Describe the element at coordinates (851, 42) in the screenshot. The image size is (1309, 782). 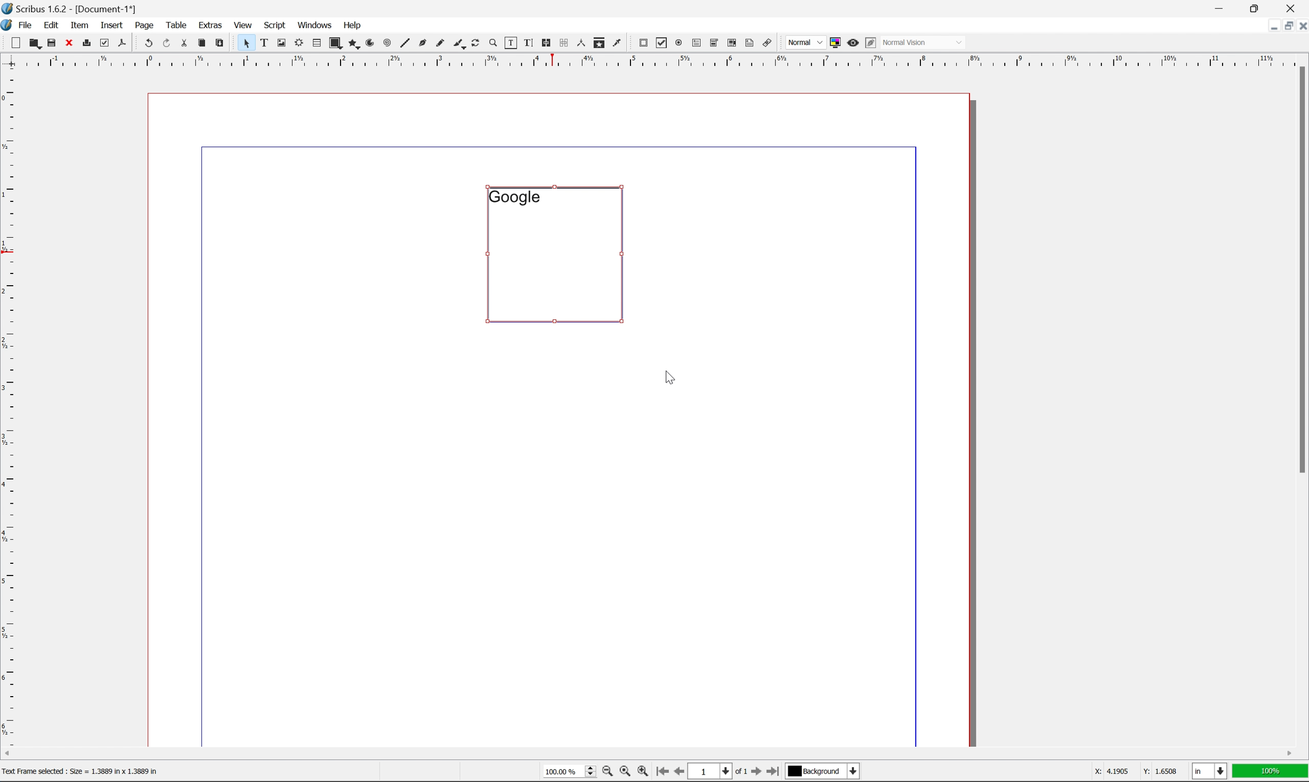
I see `preview mode` at that location.